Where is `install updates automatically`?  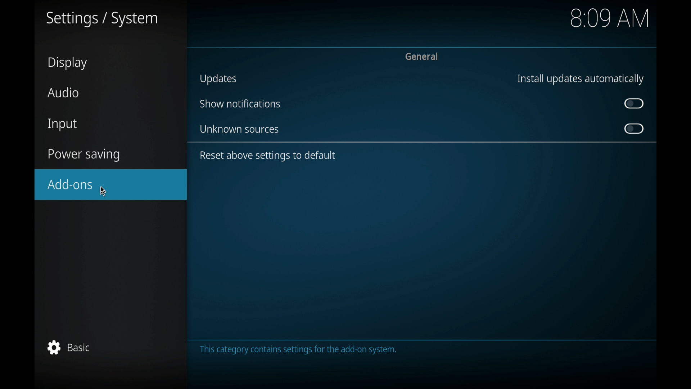
install updates automatically is located at coordinates (580, 79).